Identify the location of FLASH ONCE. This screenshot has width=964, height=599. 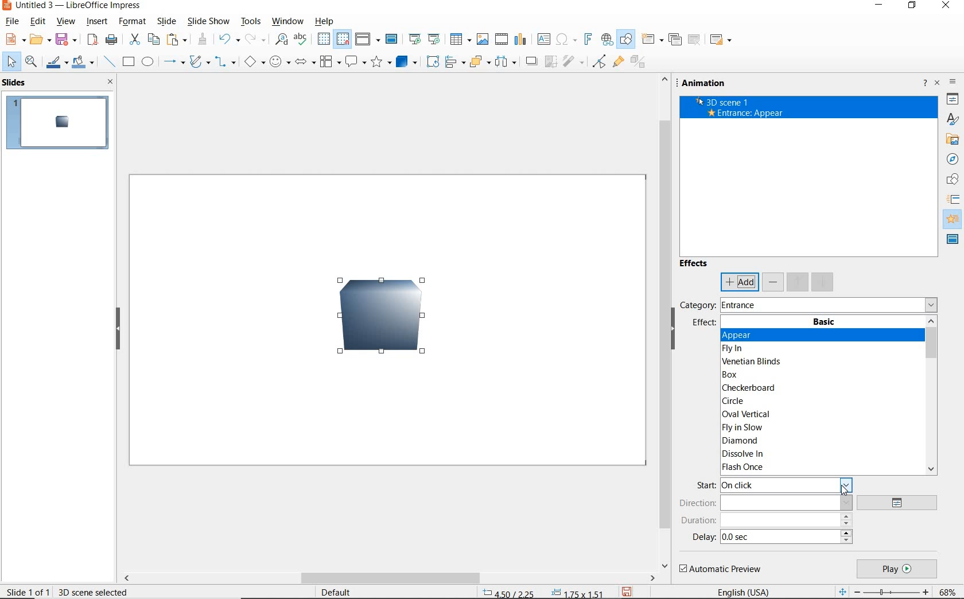
(744, 467).